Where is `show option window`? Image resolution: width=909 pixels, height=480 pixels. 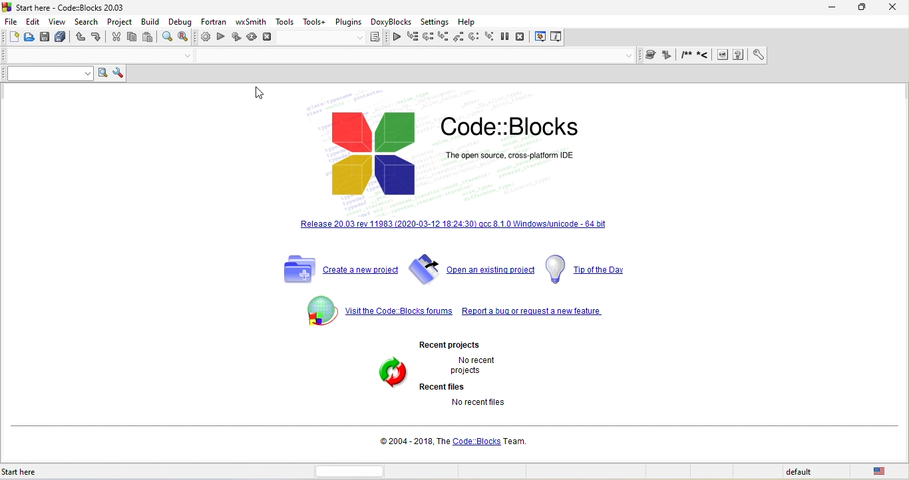
show option window is located at coordinates (120, 72).